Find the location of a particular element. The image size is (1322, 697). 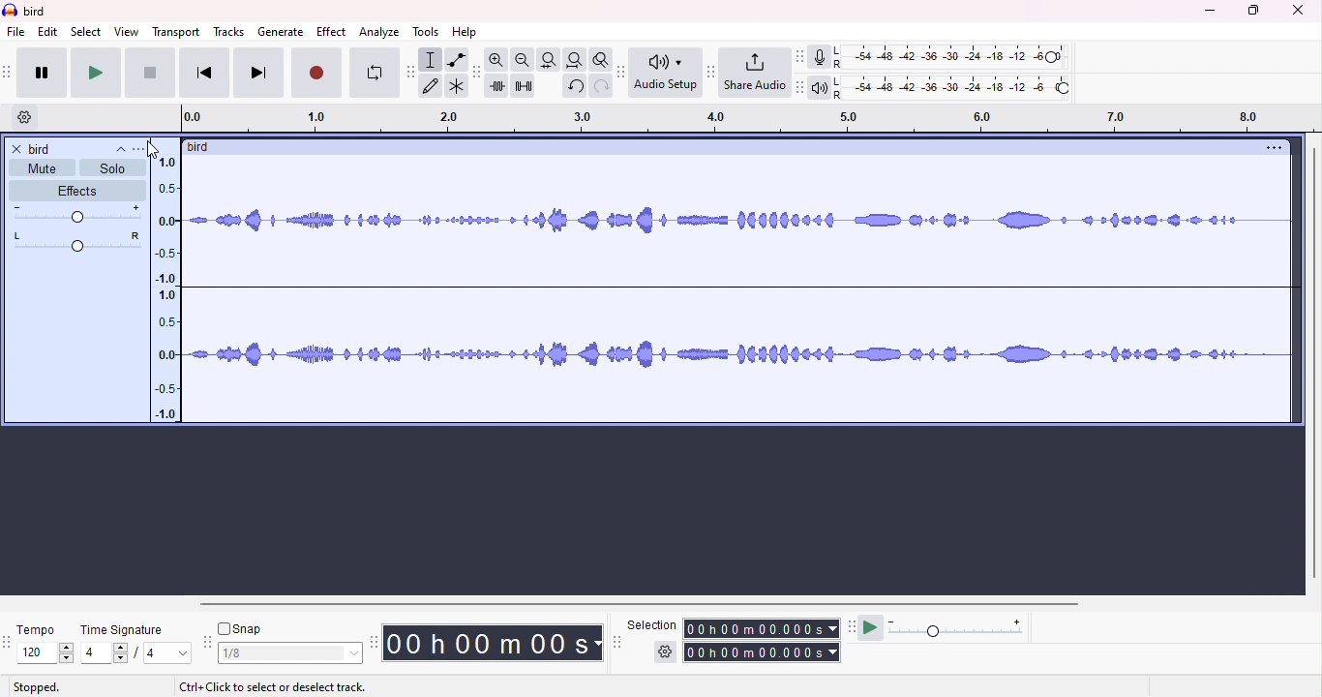

options is located at coordinates (1269, 149).